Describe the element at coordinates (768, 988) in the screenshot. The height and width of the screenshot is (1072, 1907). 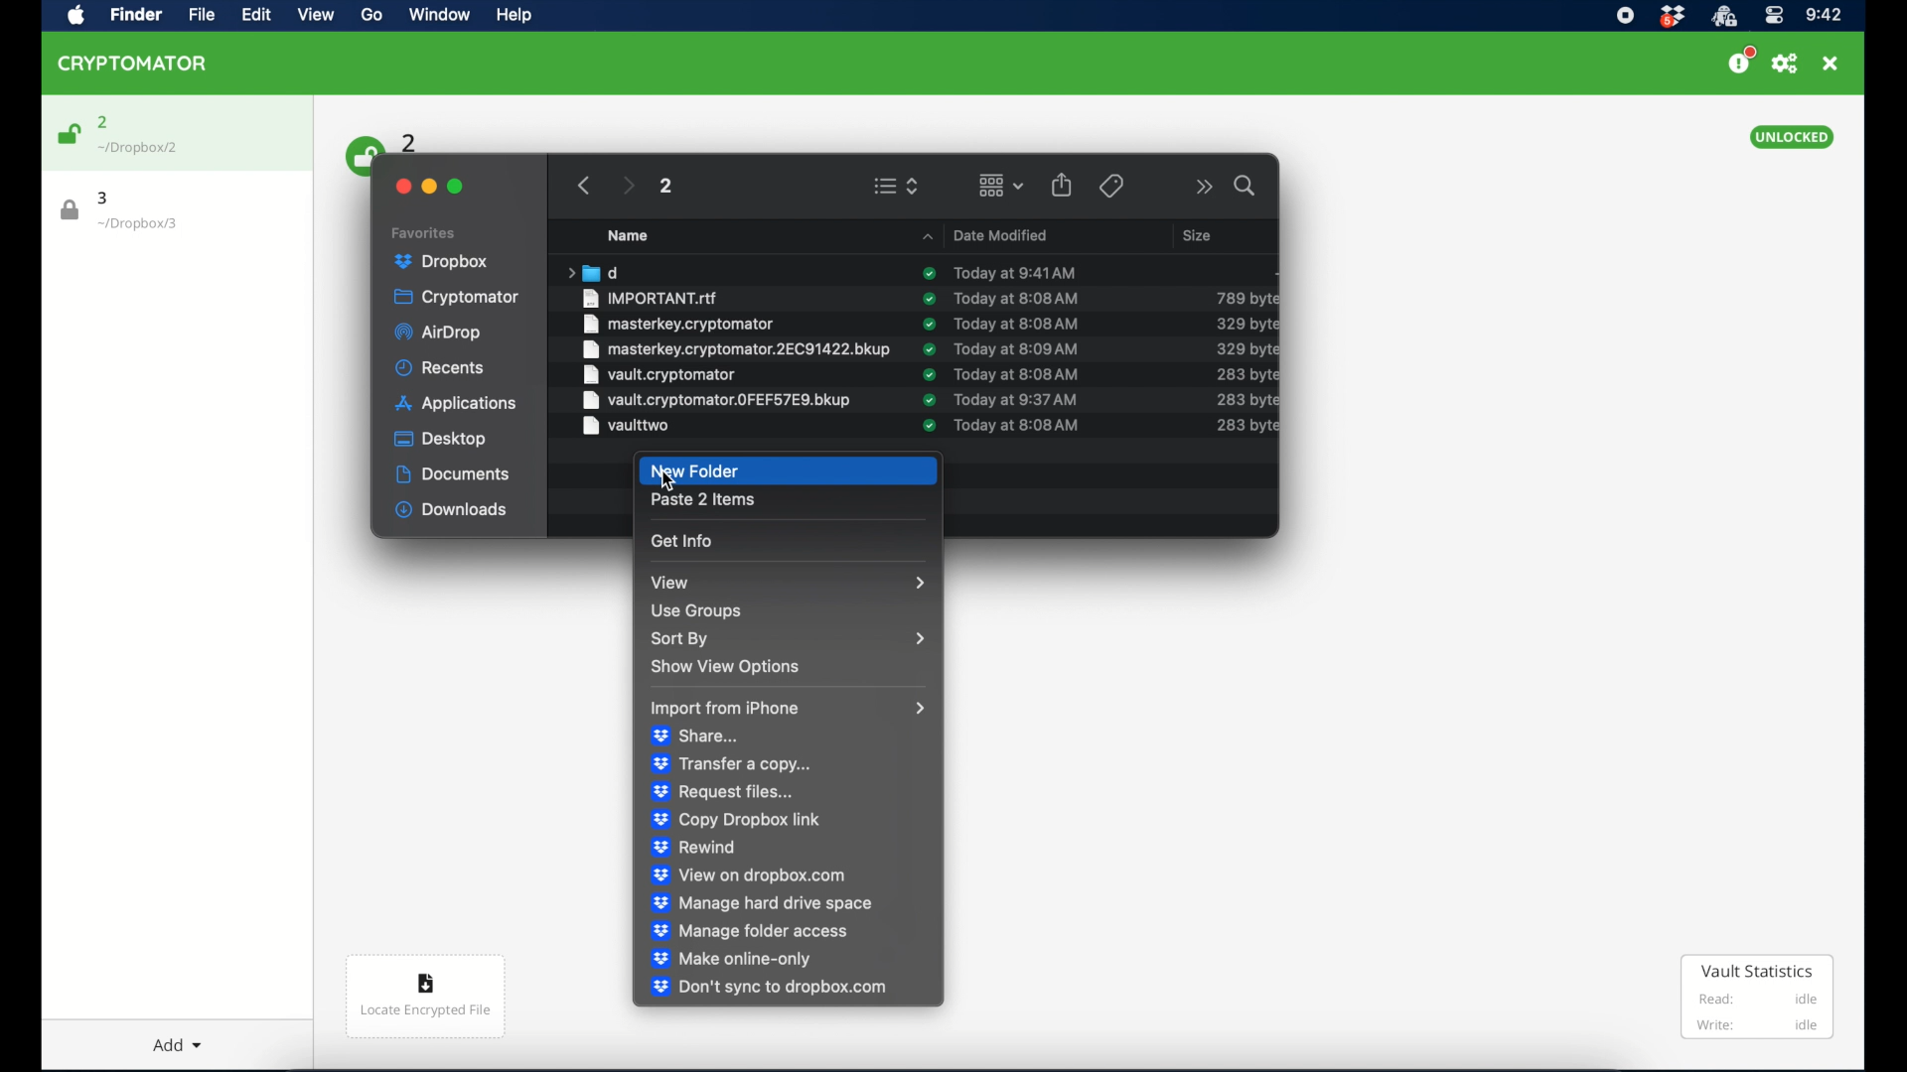
I see `don't sync` at that location.